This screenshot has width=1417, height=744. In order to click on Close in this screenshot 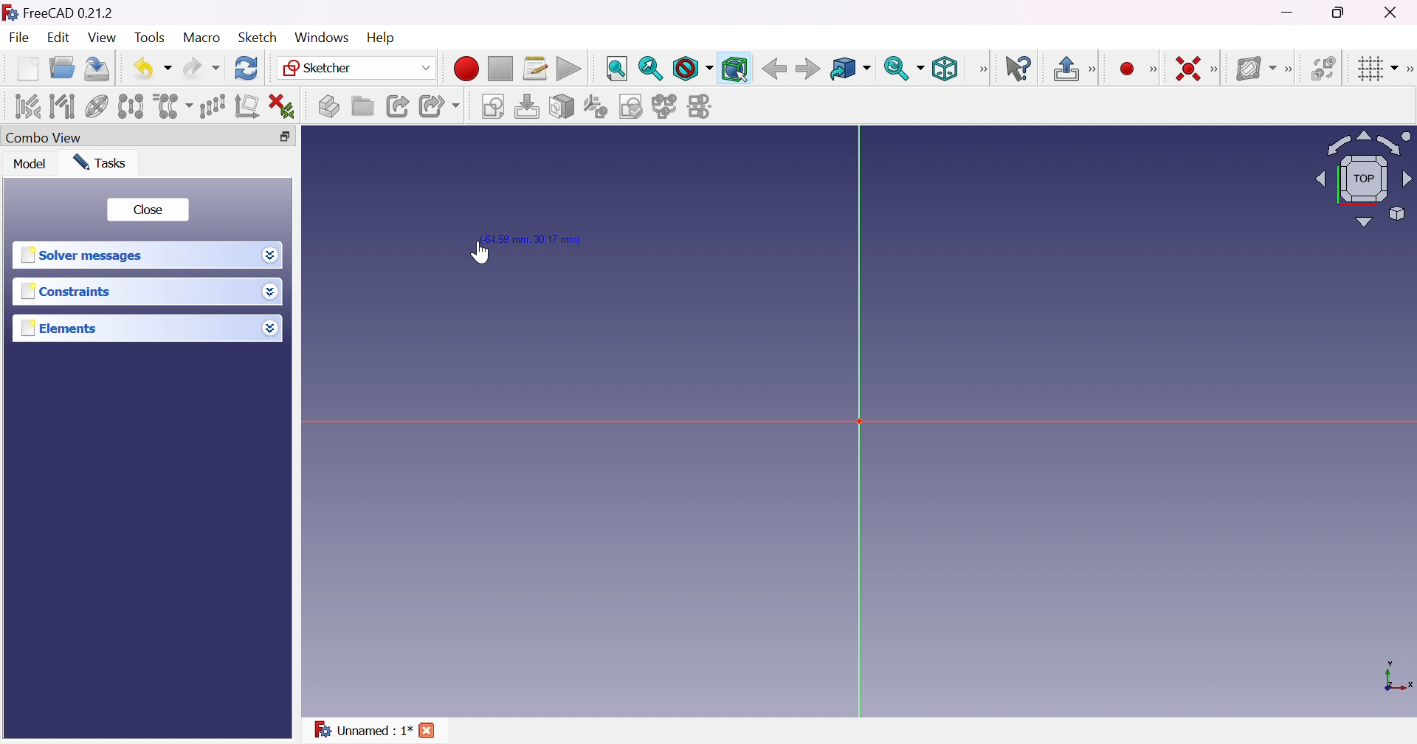, I will do `click(148, 211)`.